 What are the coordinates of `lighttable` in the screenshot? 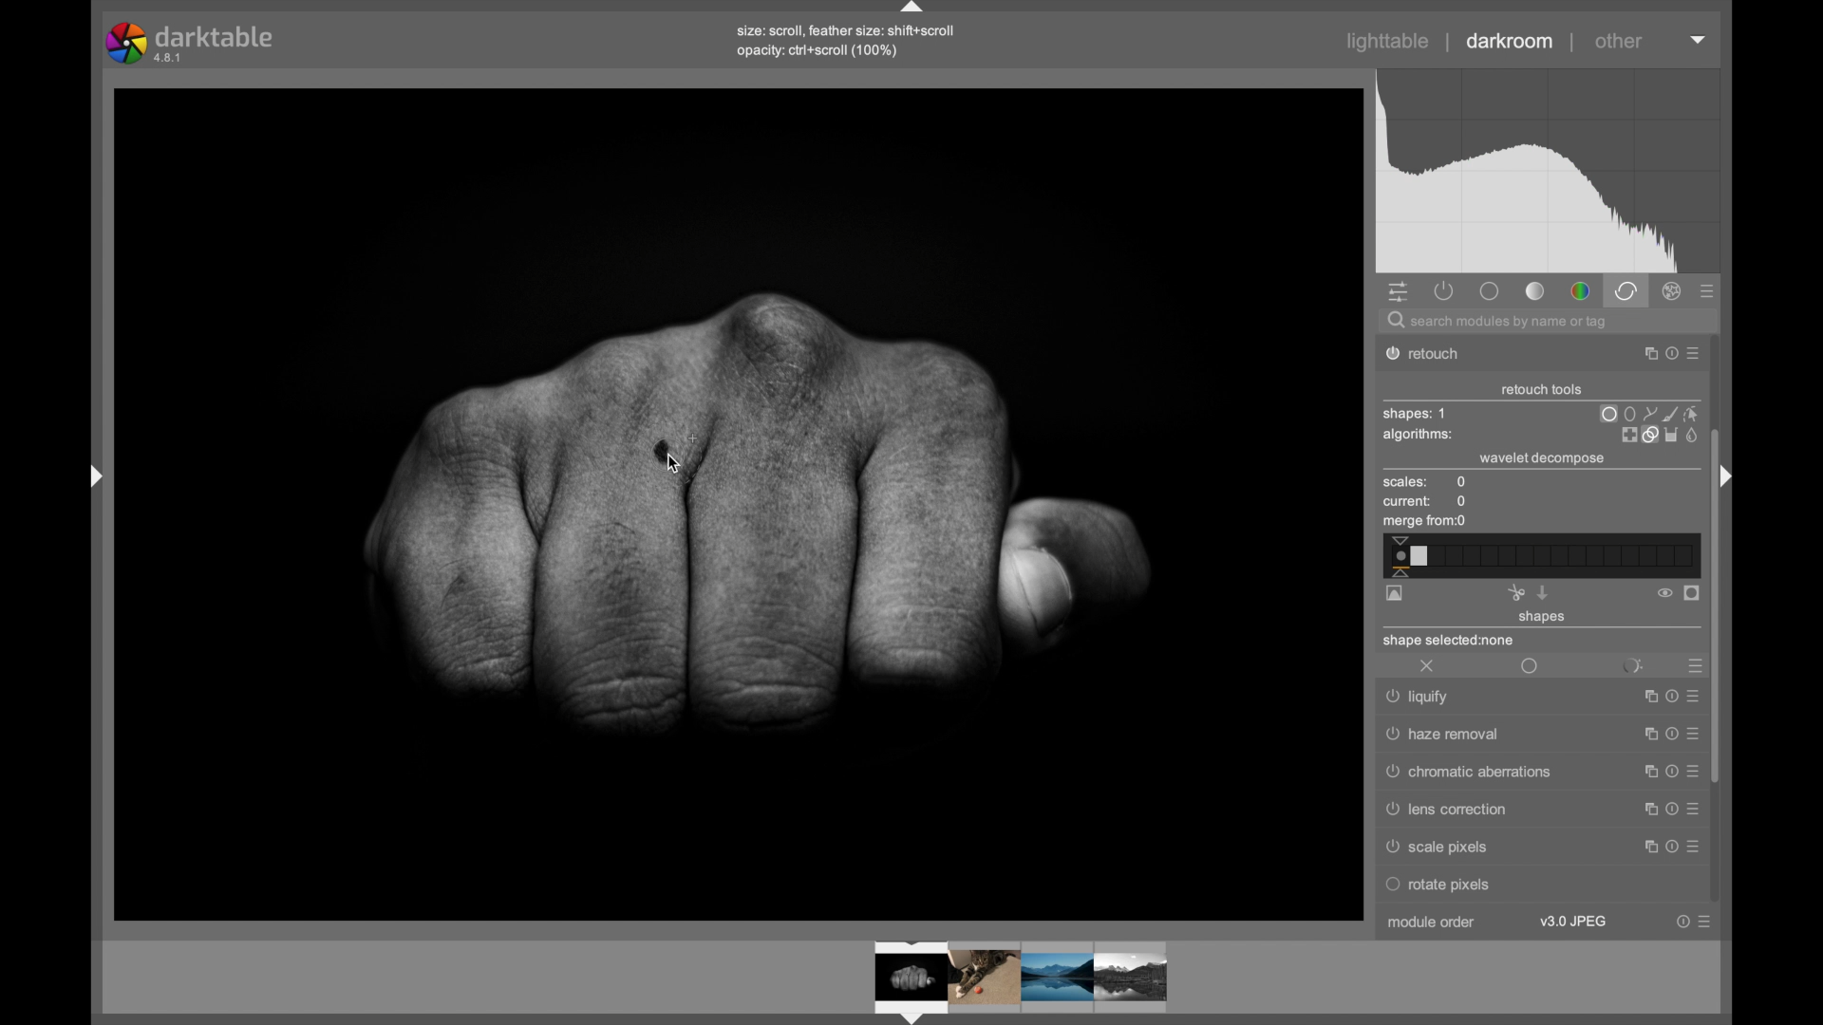 It's located at (1388, 42).